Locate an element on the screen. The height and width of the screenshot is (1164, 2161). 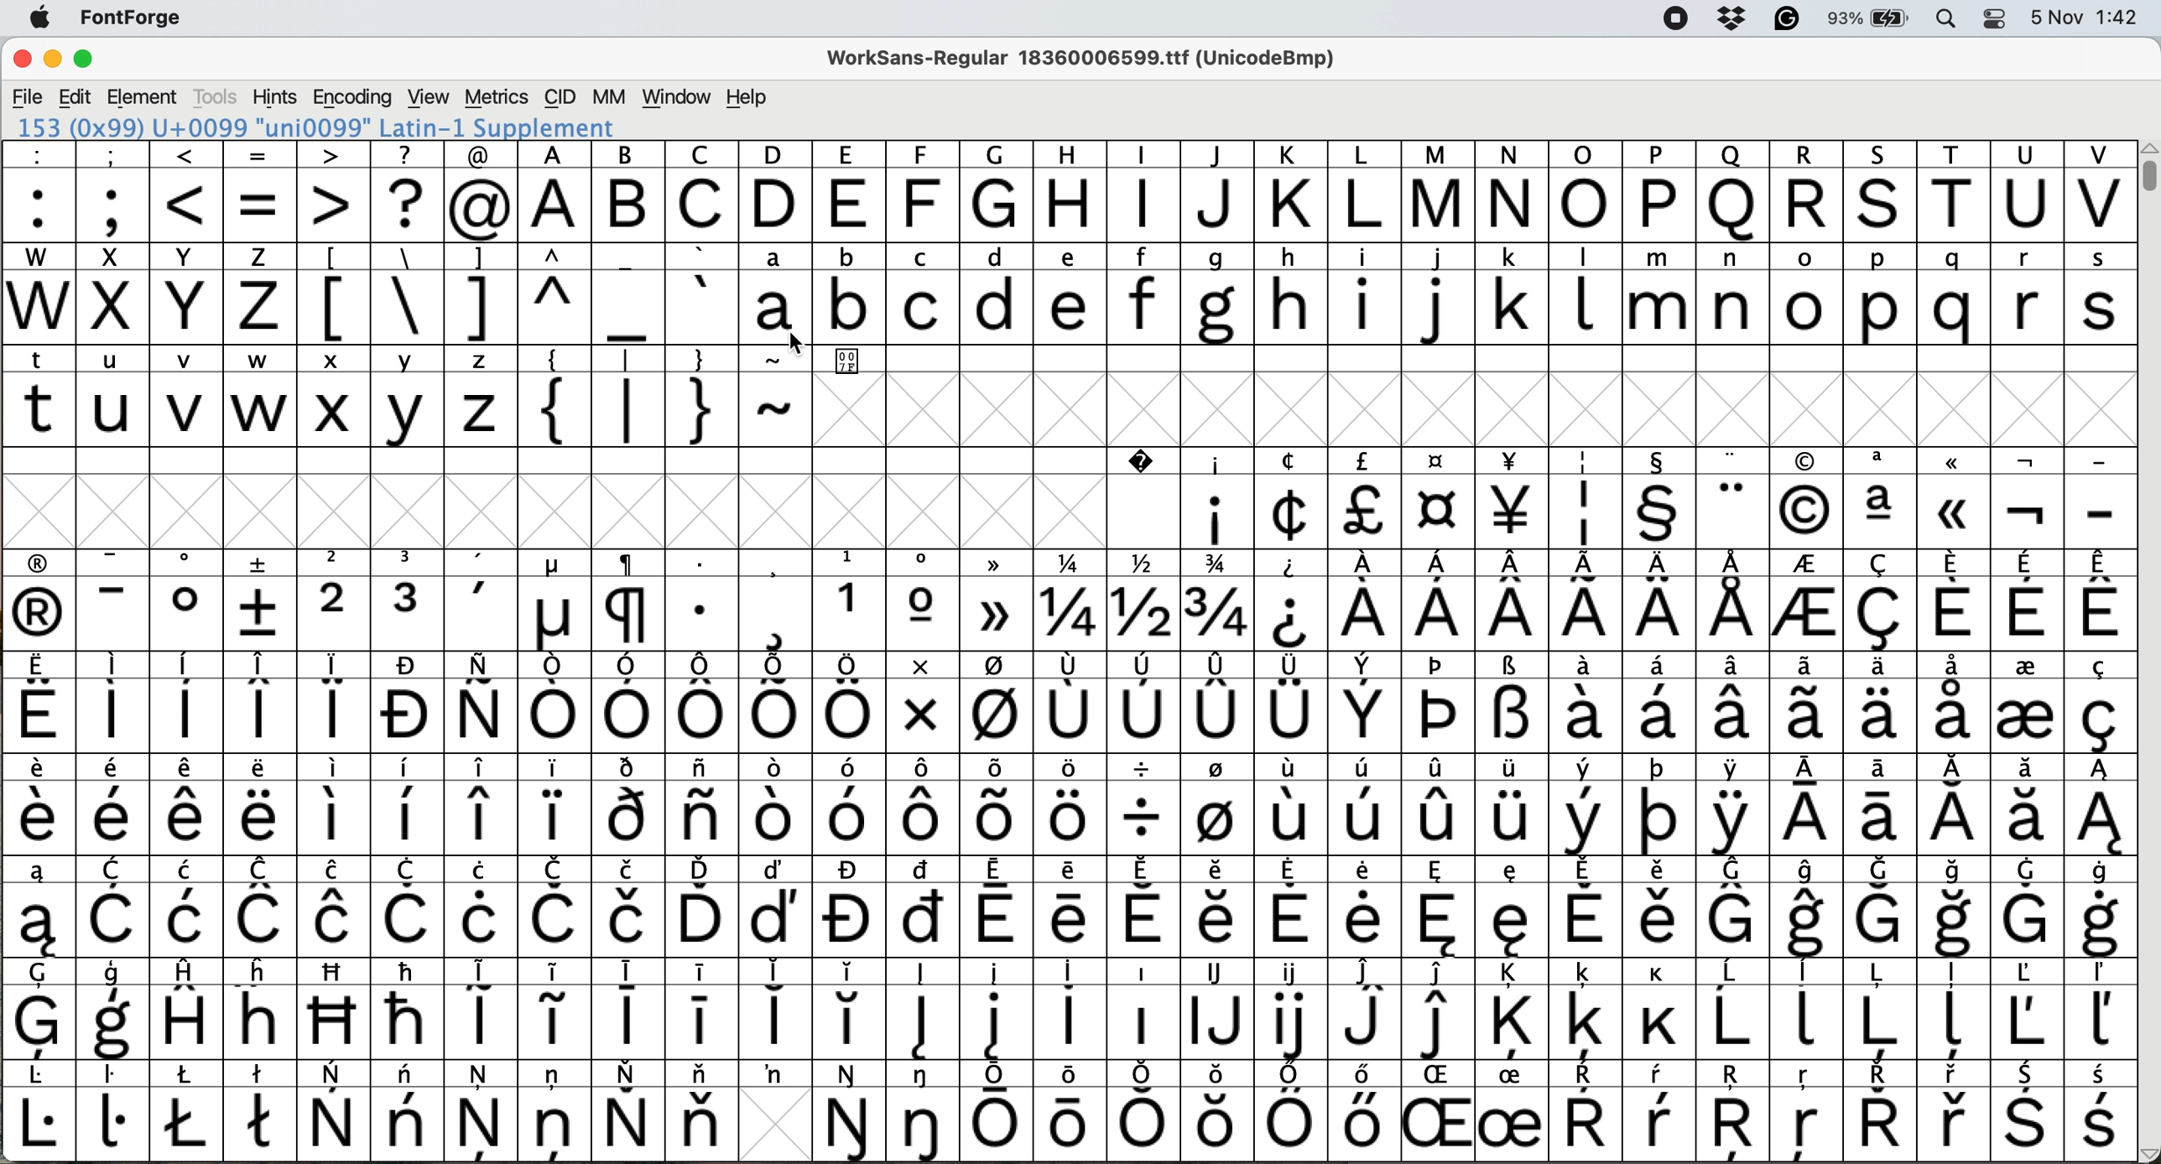
e is located at coordinates (1072, 294).